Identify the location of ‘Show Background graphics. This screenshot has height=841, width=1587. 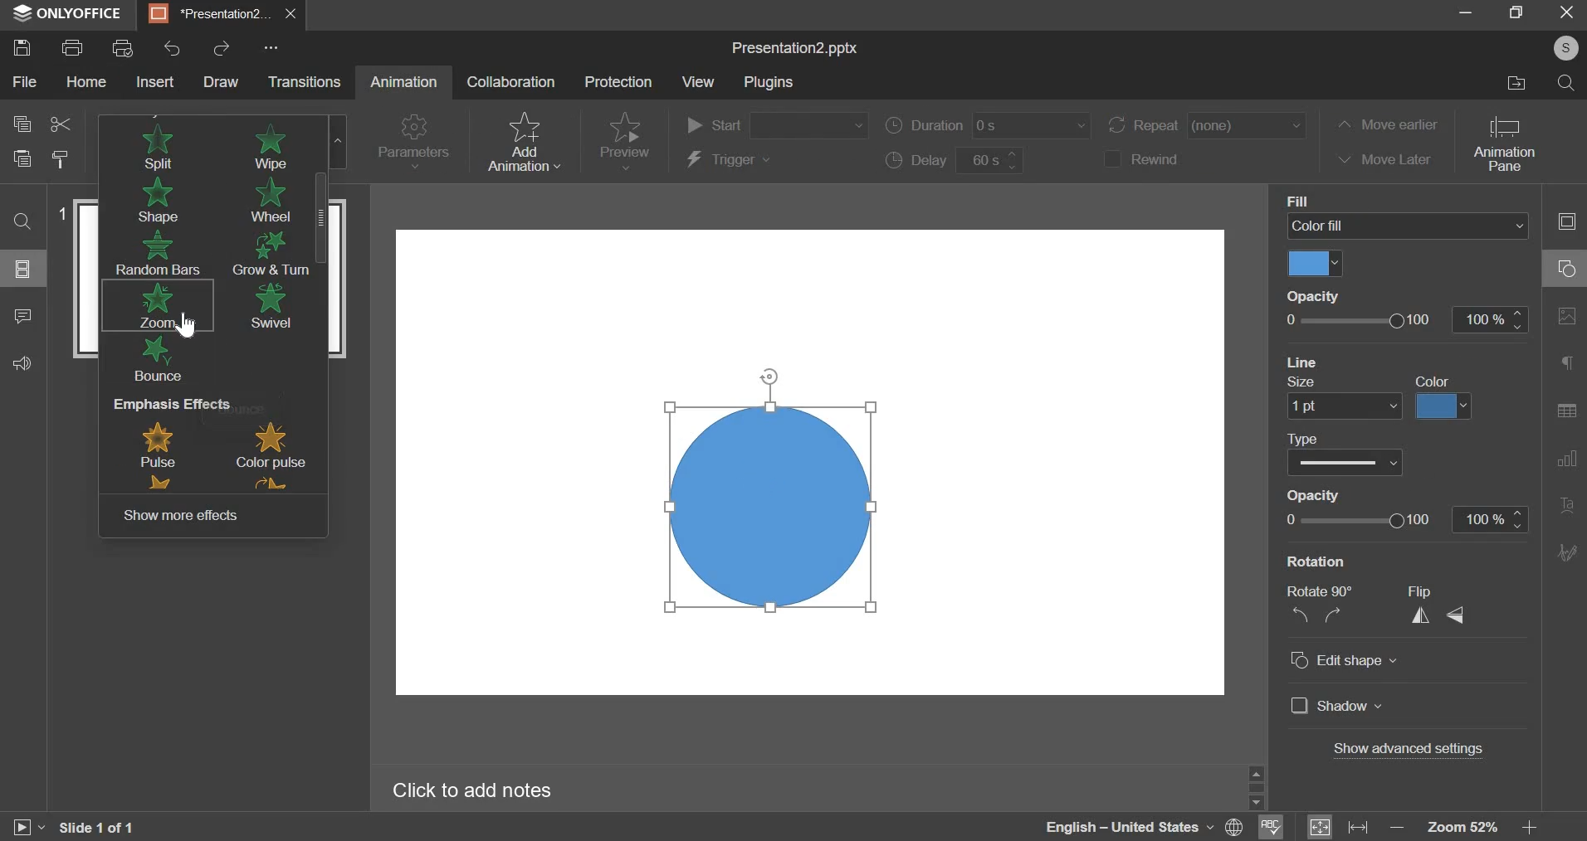
(1368, 559).